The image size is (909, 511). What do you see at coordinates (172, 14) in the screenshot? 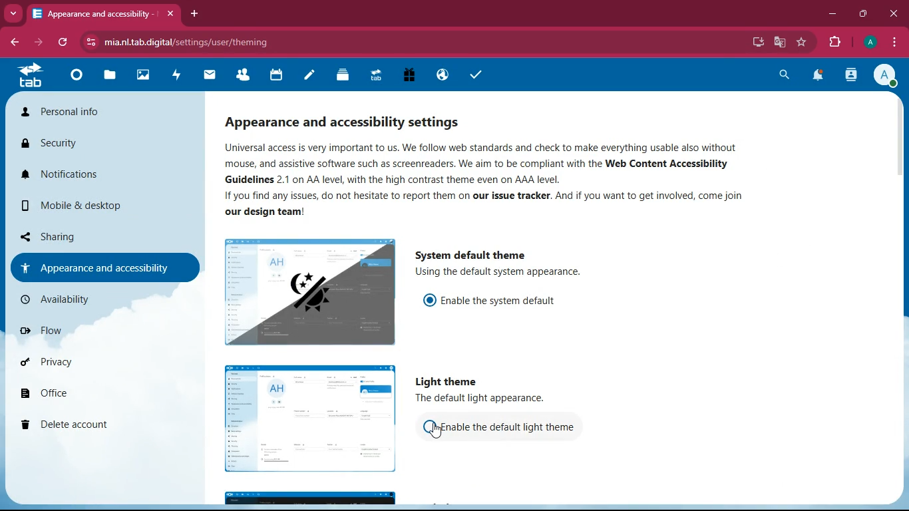
I see `close tab` at bounding box center [172, 14].